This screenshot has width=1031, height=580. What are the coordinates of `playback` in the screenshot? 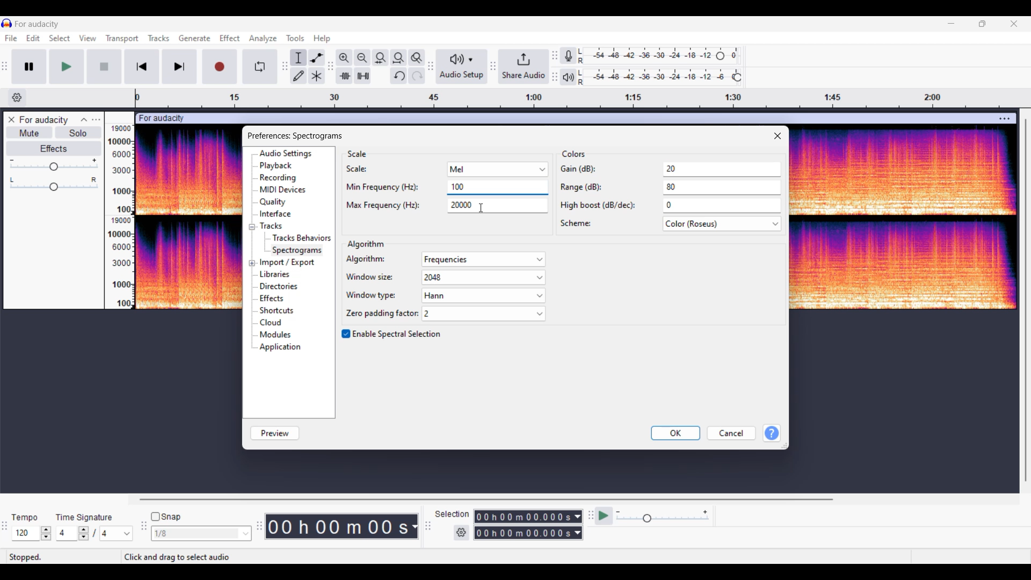 It's located at (280, 166).